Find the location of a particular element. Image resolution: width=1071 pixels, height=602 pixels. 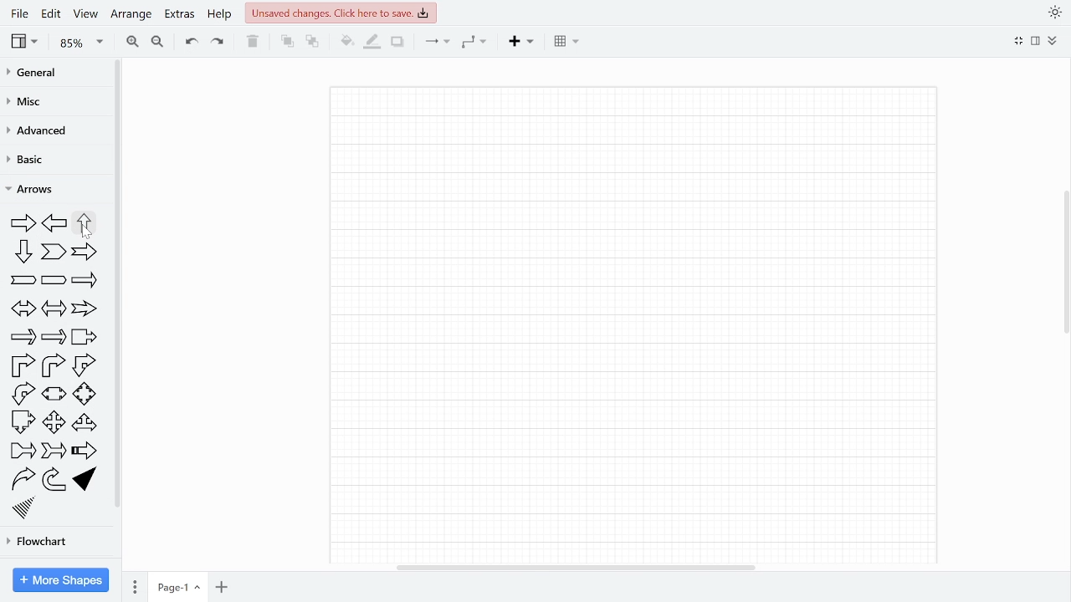

Appearence is located at coordinates (1052, 13).